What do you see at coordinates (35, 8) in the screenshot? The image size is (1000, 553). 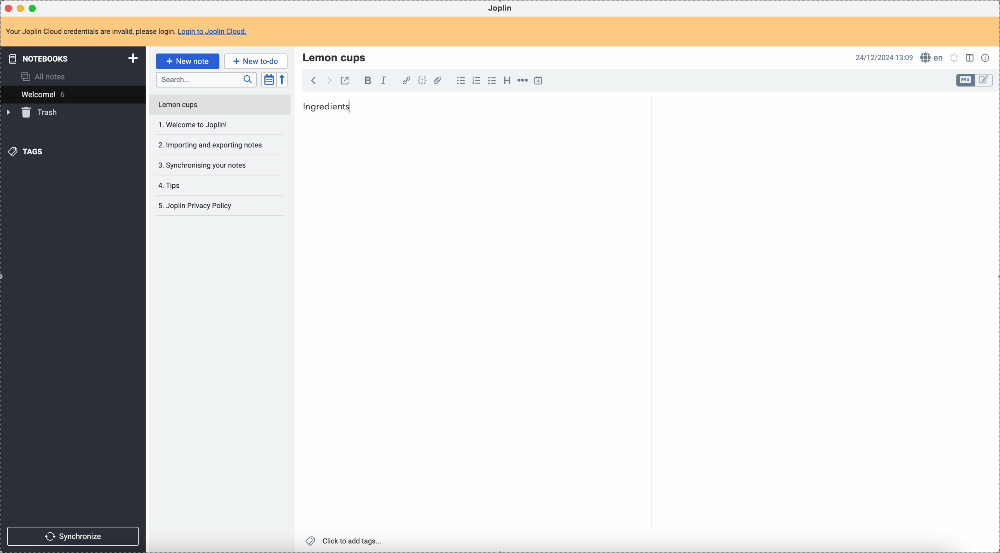 I see `maximize` at bounding box center [35, 8].